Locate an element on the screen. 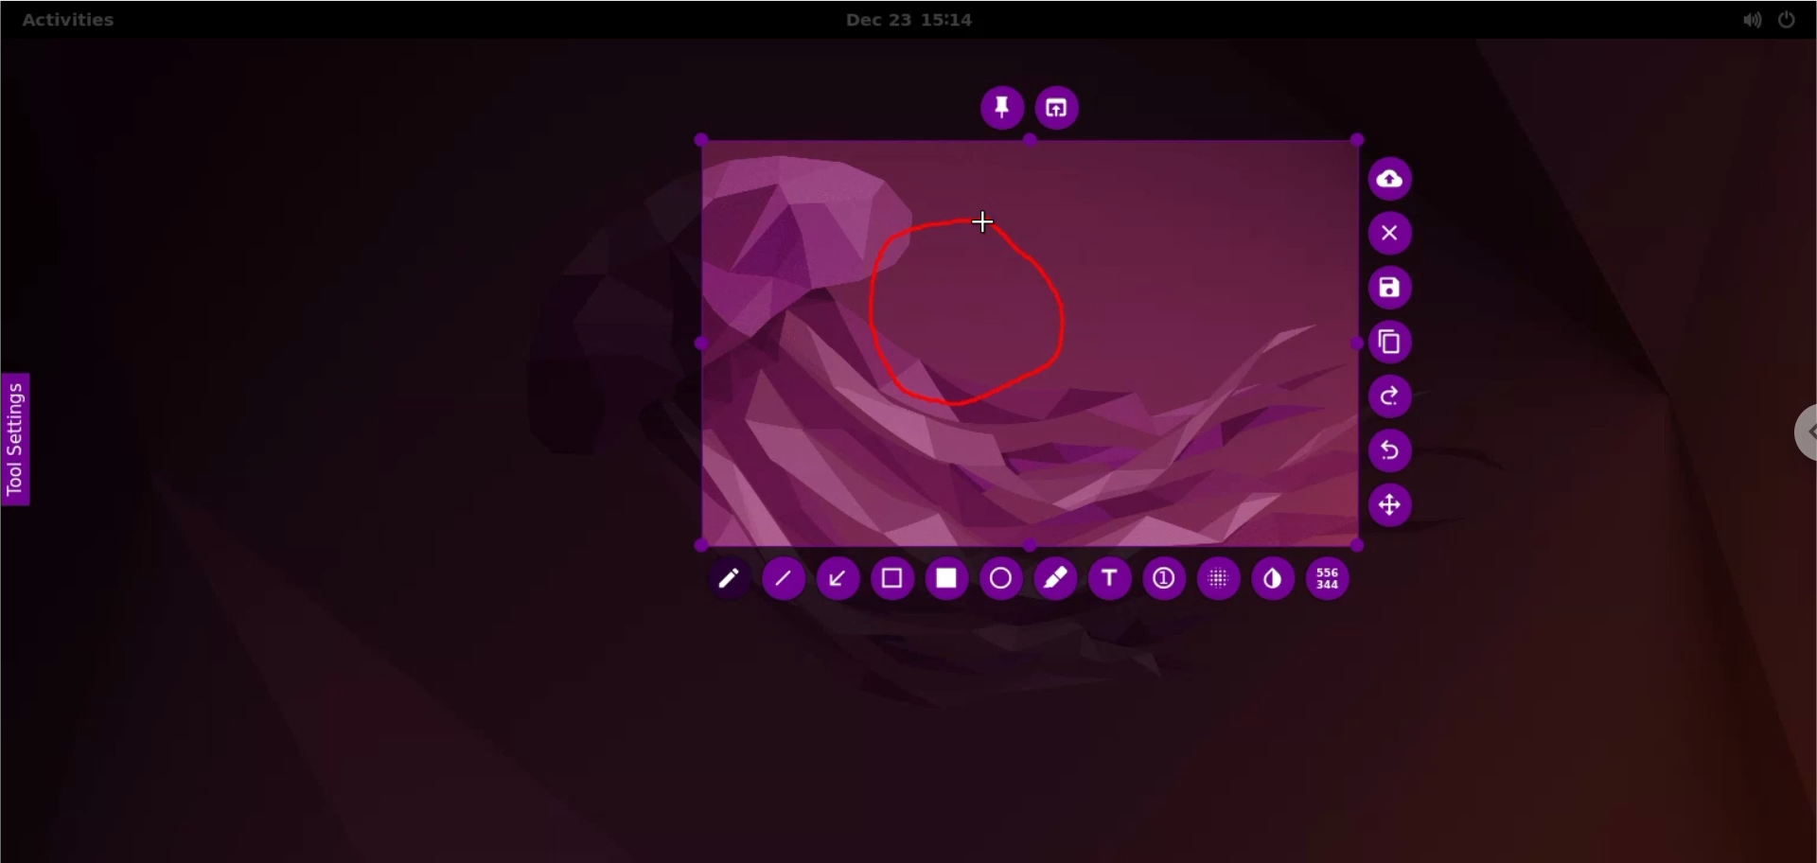 Image resolution: width=1817 pixels, height=863 pixels. rectangle is located at coordinates (952, 579).